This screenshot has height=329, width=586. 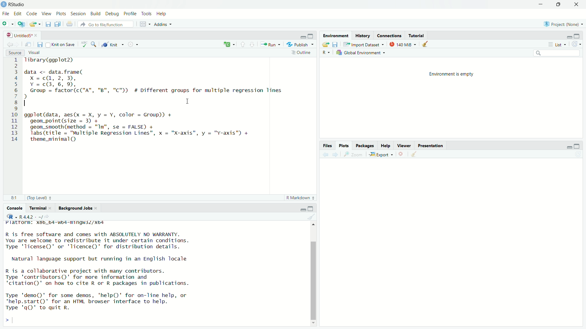 What do you see at coordinates (567, 37) in the screenshot?
I see `minimise` at bounding box center [567, 37].